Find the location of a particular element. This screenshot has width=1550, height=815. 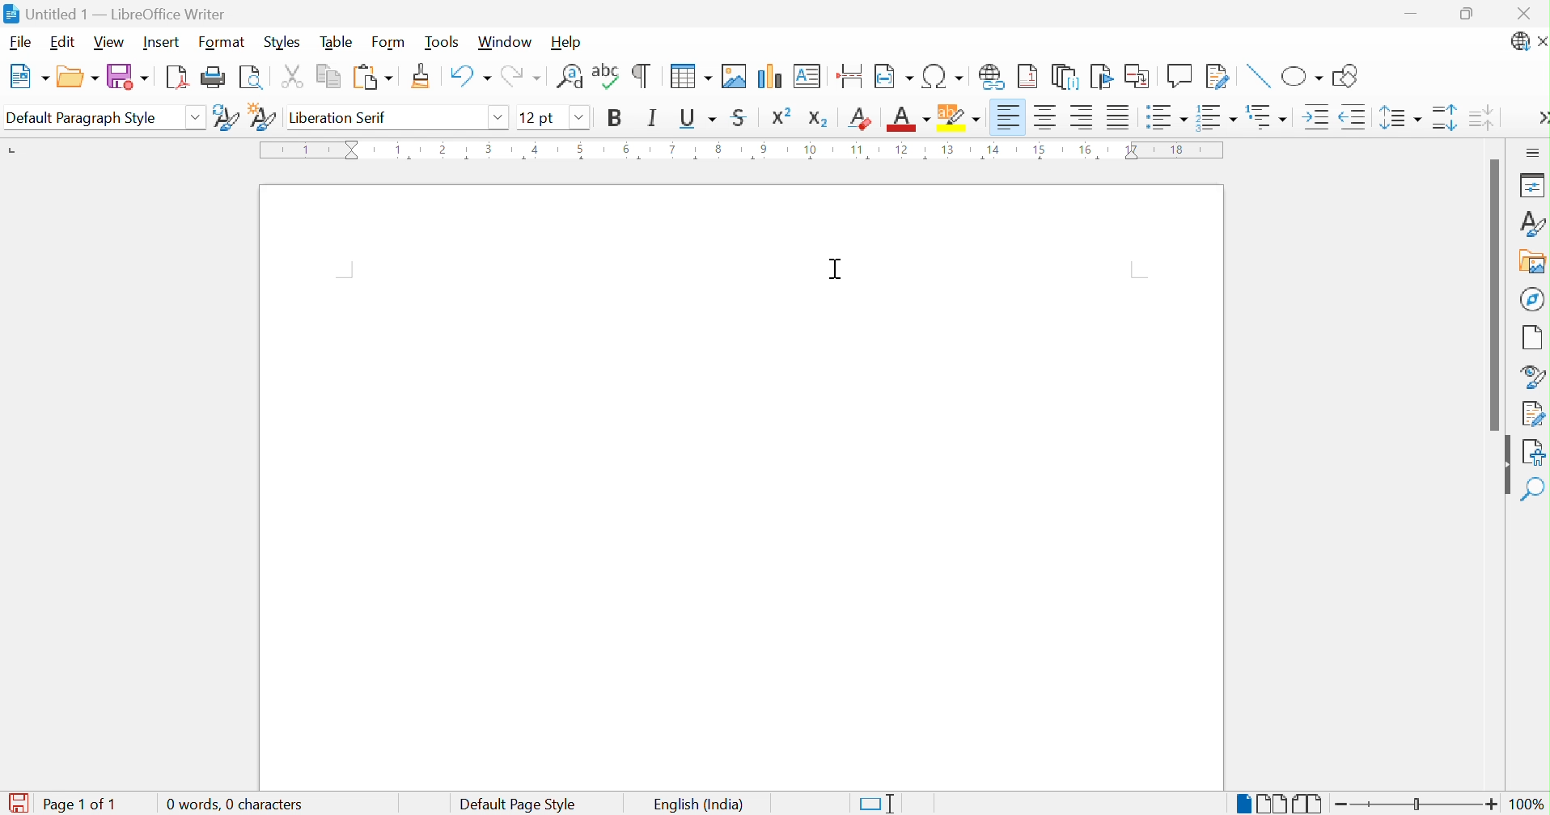

Zoom in is located at coordinates (1491, 804).